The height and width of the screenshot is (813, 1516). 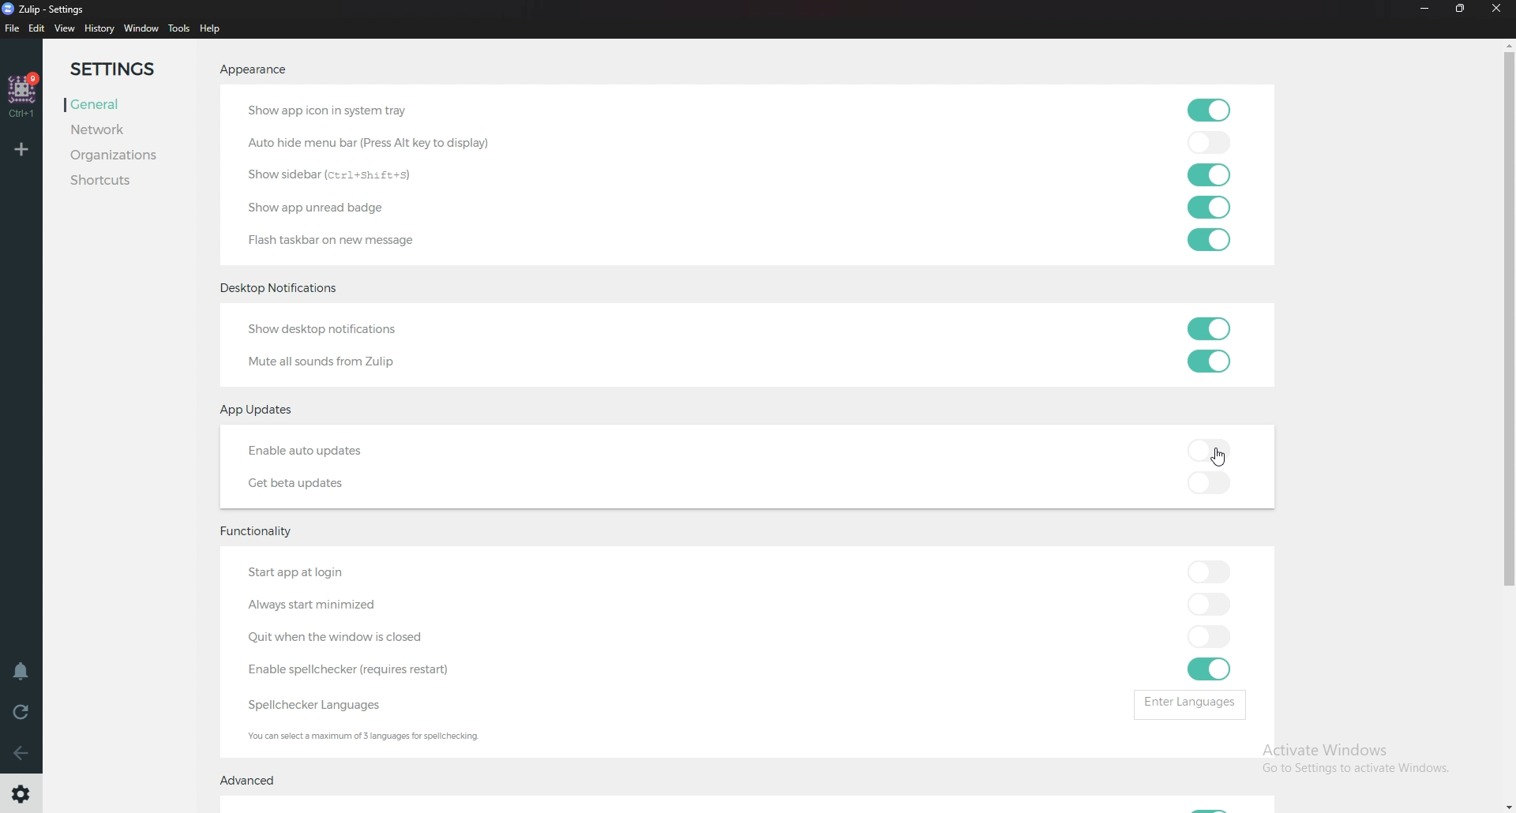 What do you see at coordinates (321, 605) in the screenshot?
I see `Always start minimized` at bounding box center [321, 605].